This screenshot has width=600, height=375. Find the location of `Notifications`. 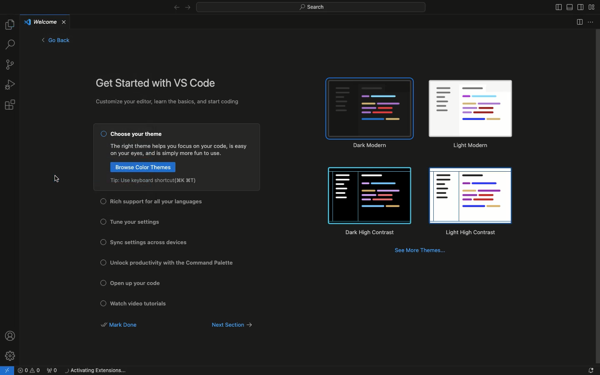

Notifications is located at coordinates (590, 370).